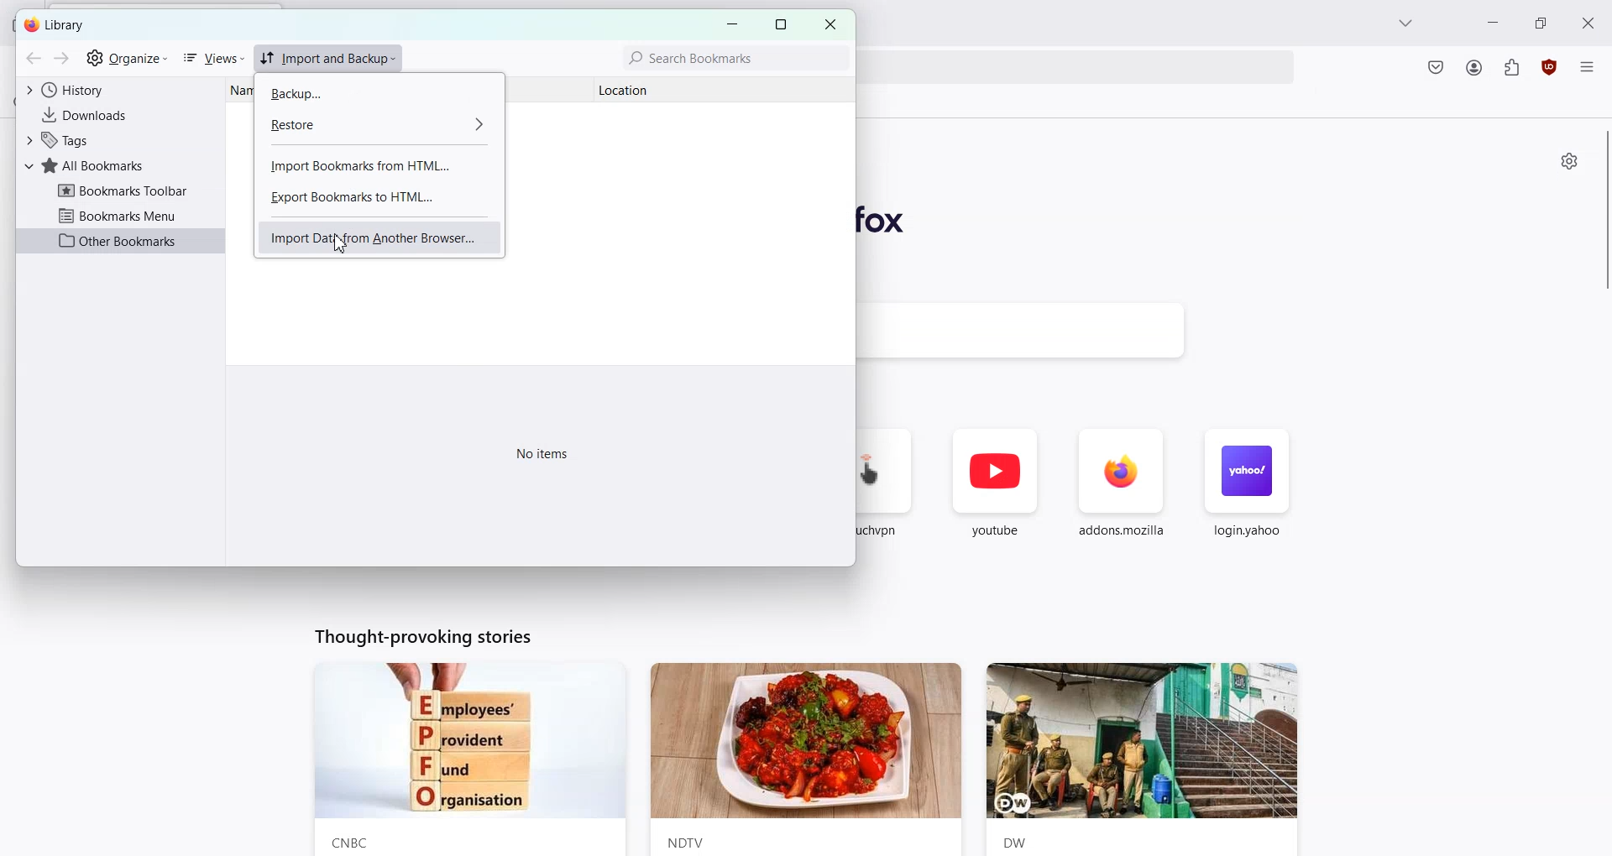 This screenshot has height=856, width=1612. Describe the element at coordinates (544, 453) in the screenshot. I see `Text` at that location.